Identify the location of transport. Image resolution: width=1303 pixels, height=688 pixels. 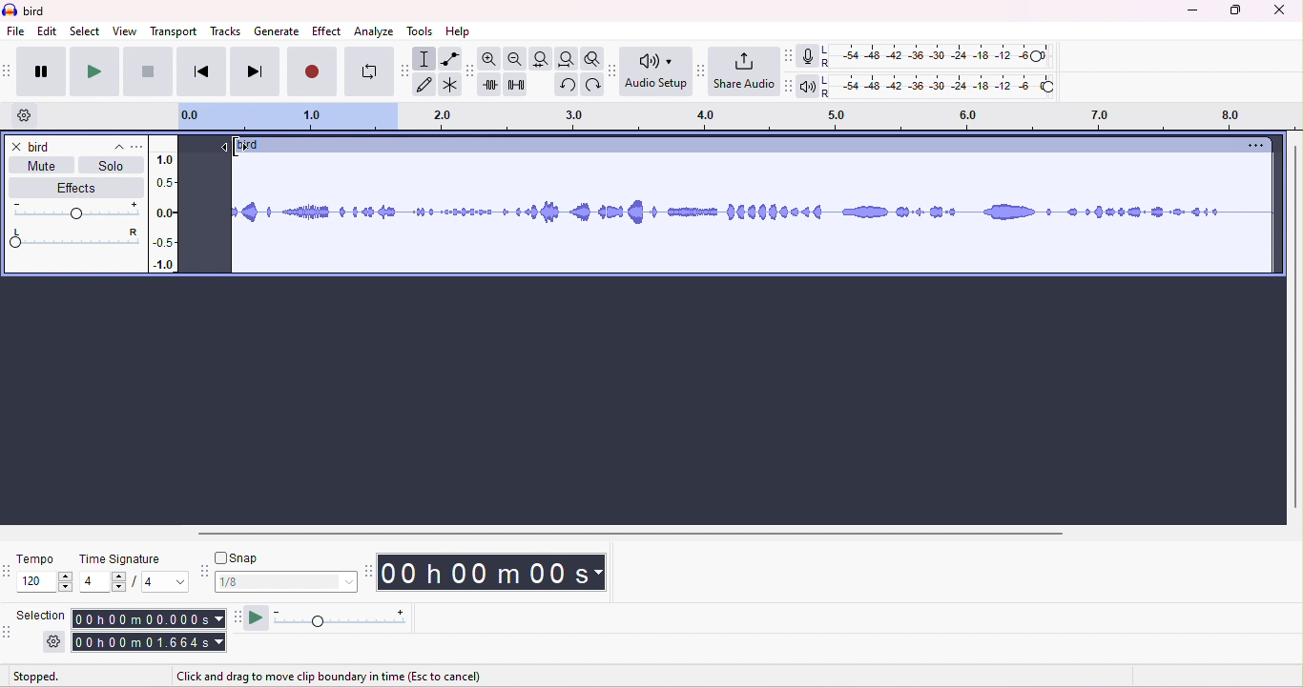
(176, 30).